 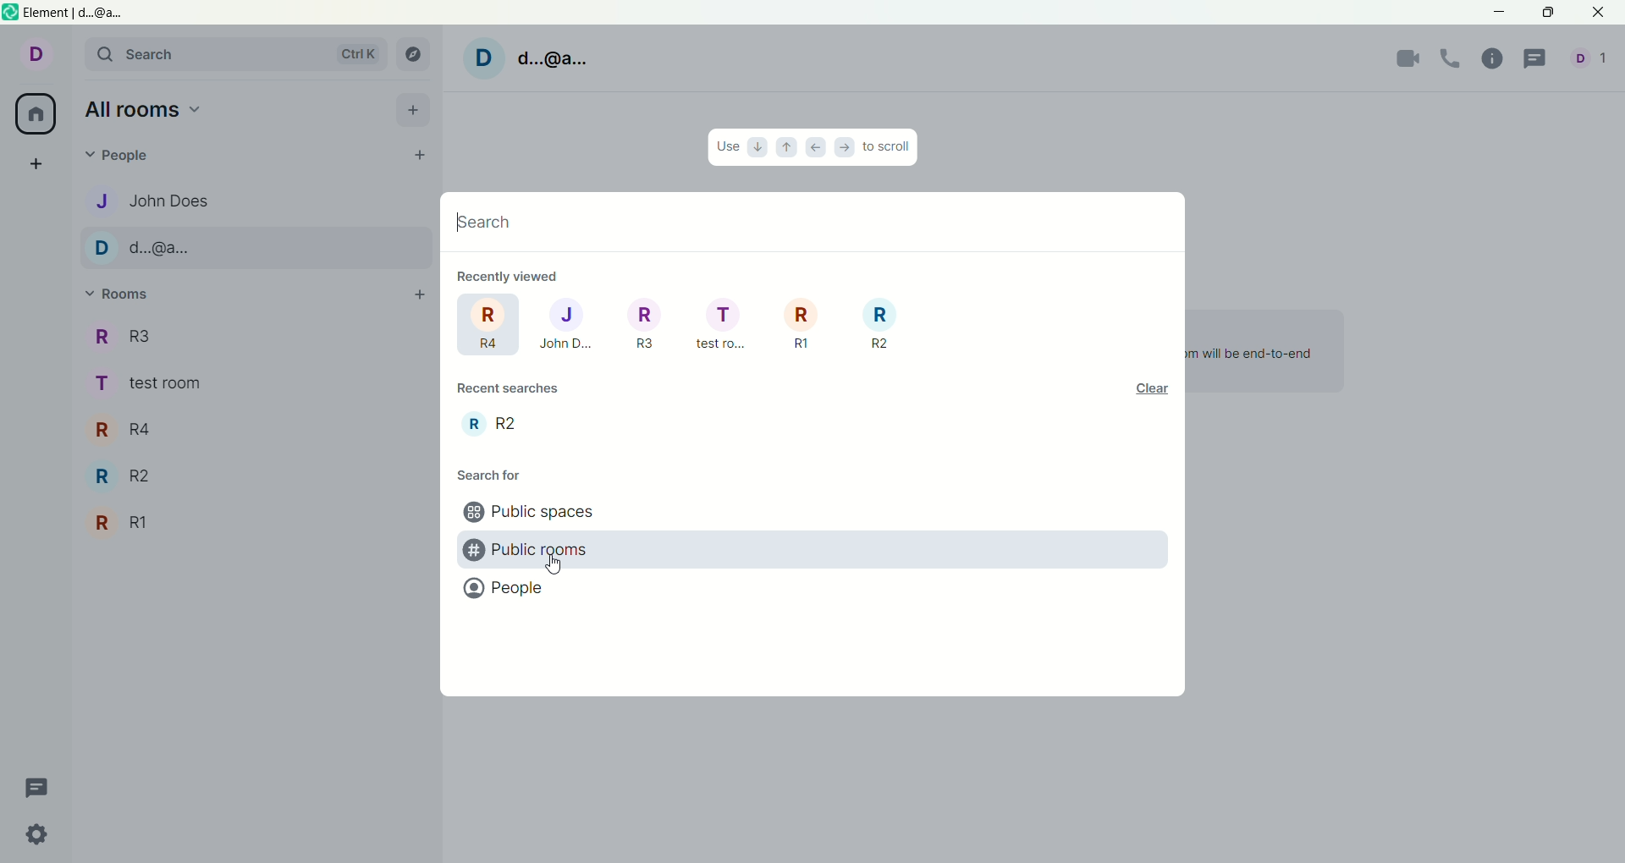 I want to click on test room, so click(x=258, y=384).